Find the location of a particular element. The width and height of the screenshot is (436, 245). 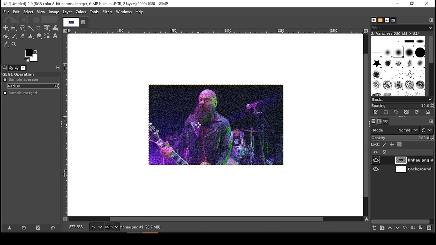

warp transform tool is located at coordinates (56, 27).